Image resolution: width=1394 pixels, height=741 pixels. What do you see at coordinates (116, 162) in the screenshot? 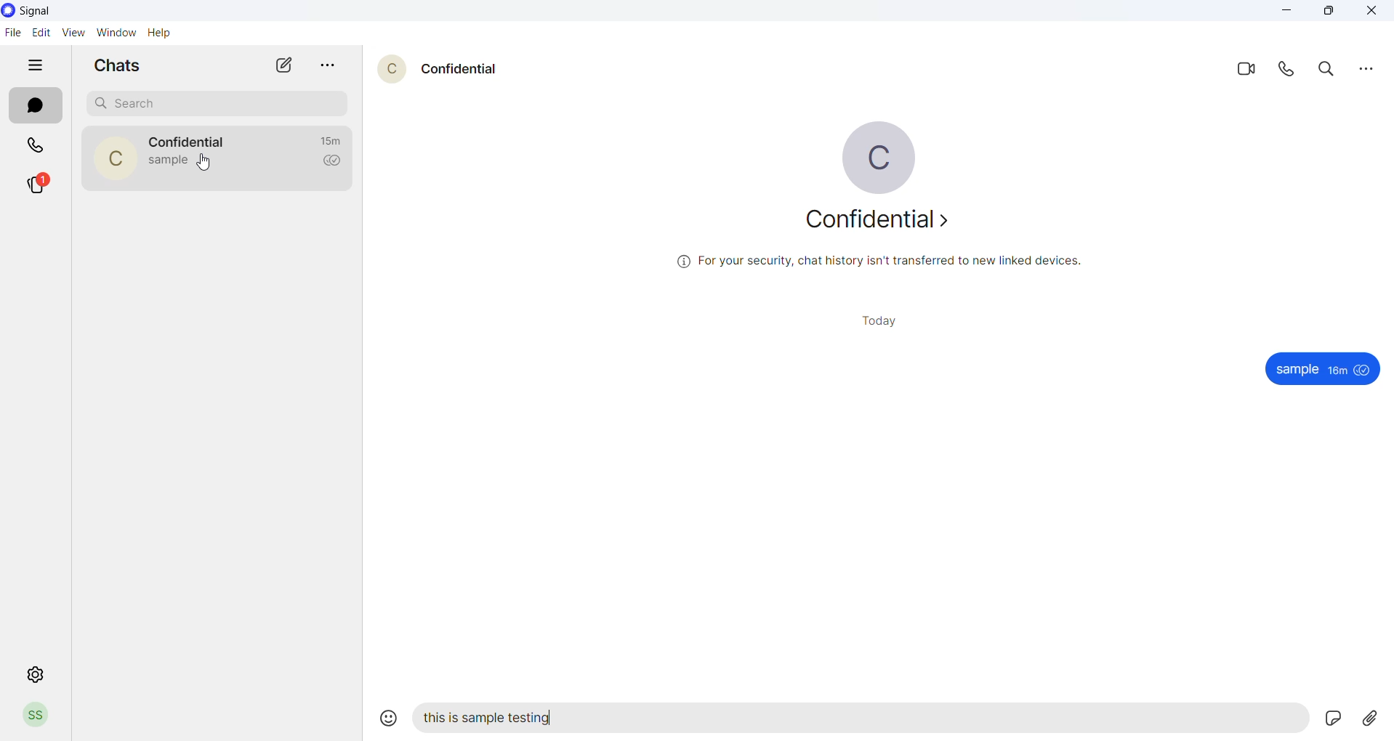
I see `C` at bounding box center [116, 162].